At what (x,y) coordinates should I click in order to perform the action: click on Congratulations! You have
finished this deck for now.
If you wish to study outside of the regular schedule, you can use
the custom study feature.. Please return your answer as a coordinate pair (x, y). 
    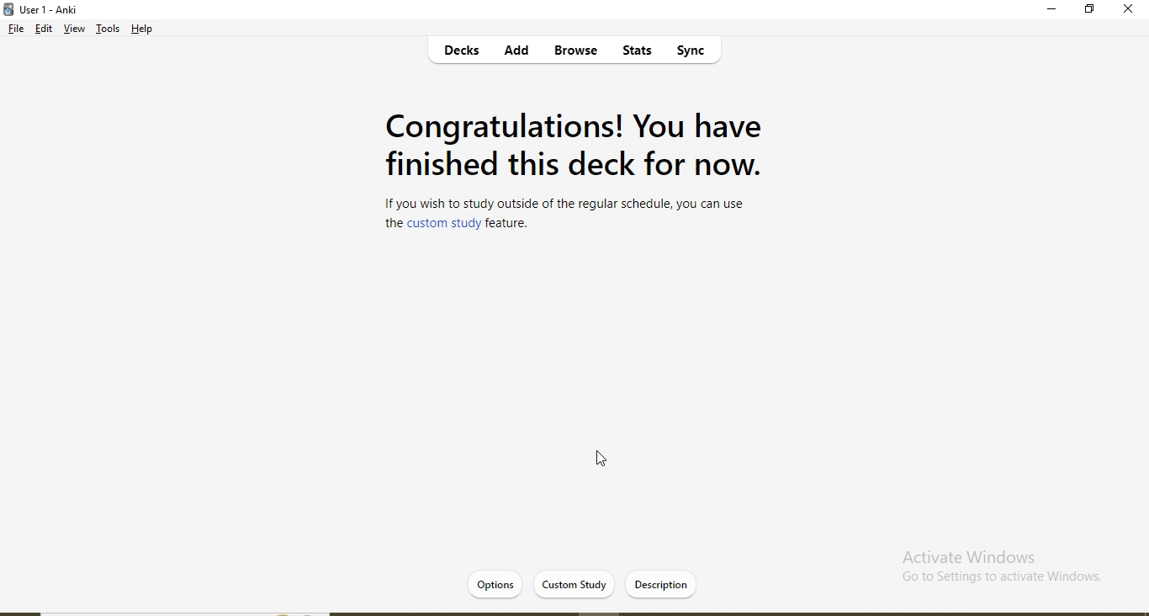
    Looking at the image, I should click on (571, 173).